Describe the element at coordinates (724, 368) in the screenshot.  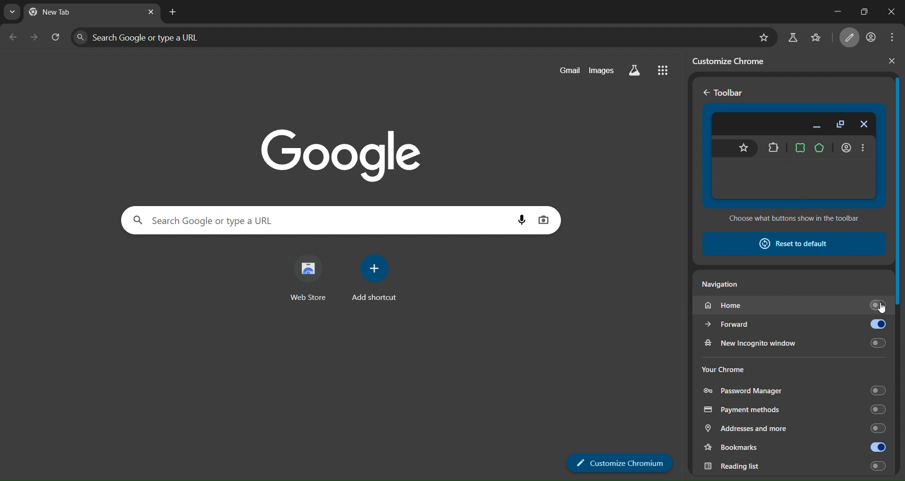
I see `Your Chrome` at that location.